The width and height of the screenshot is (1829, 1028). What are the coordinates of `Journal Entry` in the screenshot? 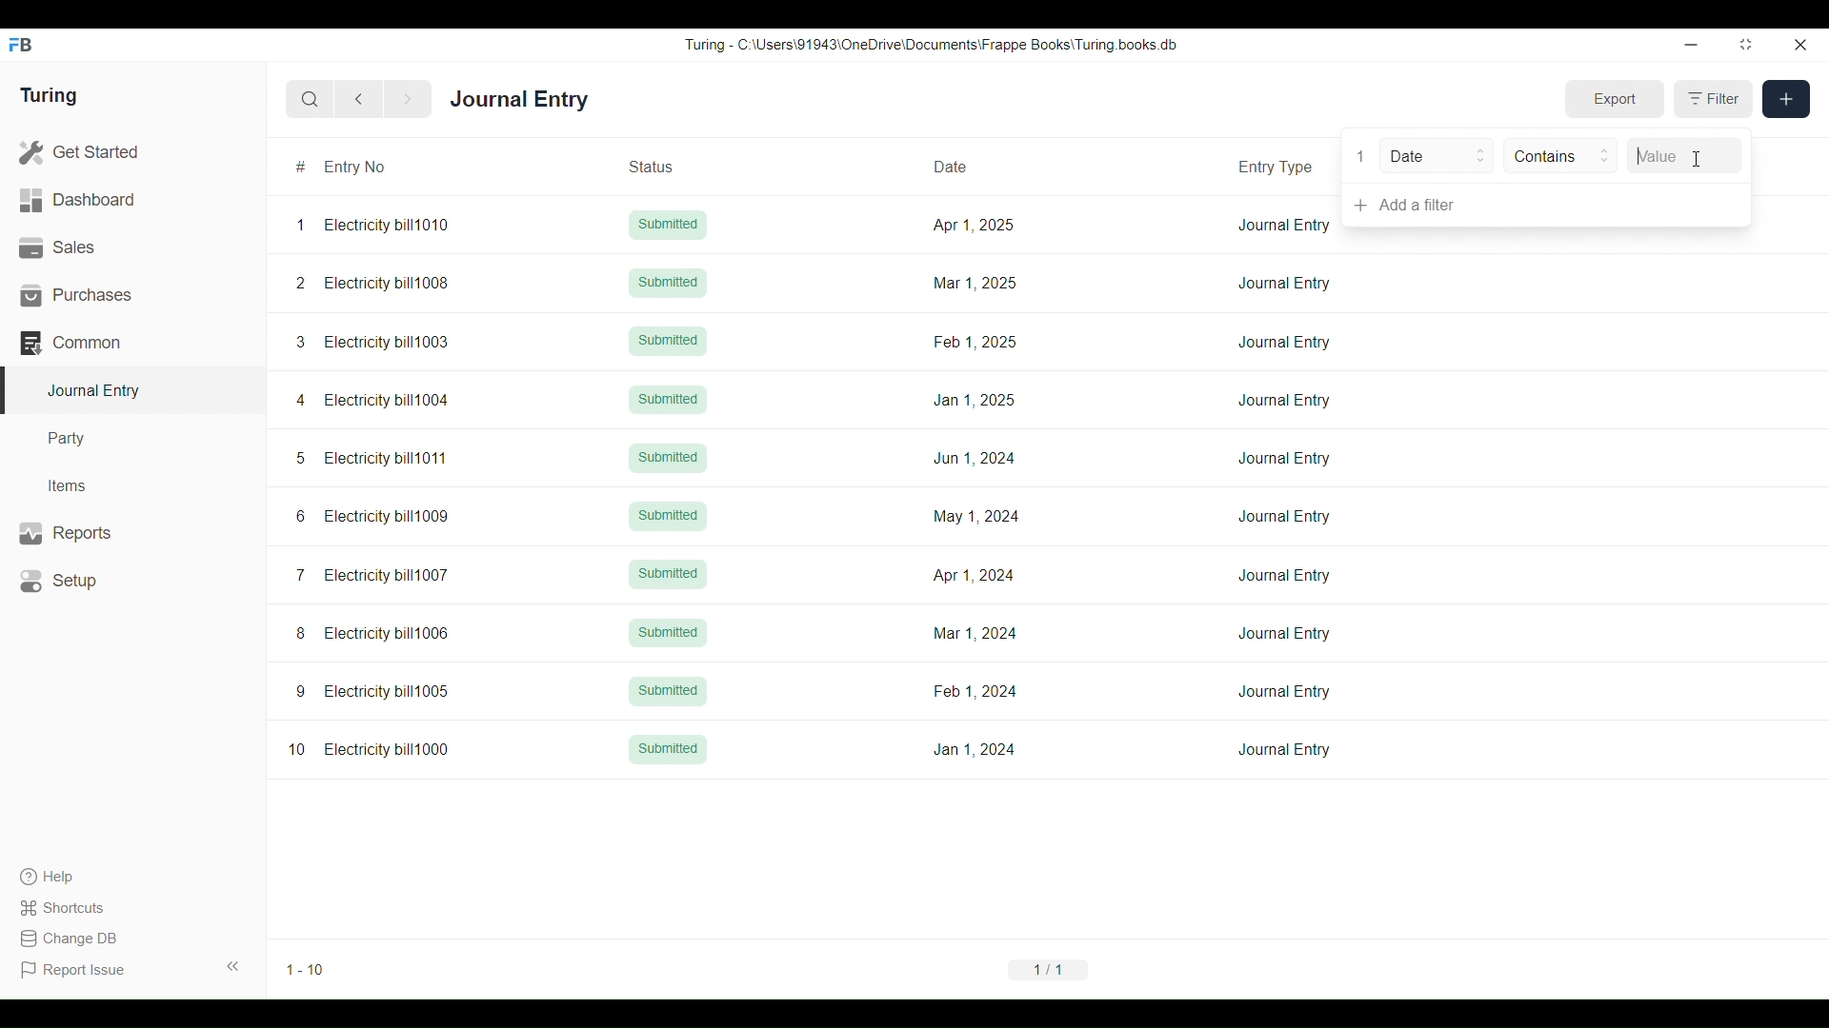 It's located at (1283, 750).